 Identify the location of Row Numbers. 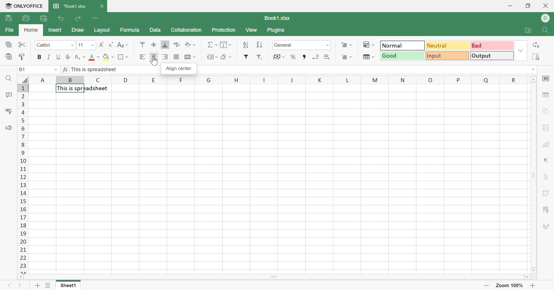
(23, 178).